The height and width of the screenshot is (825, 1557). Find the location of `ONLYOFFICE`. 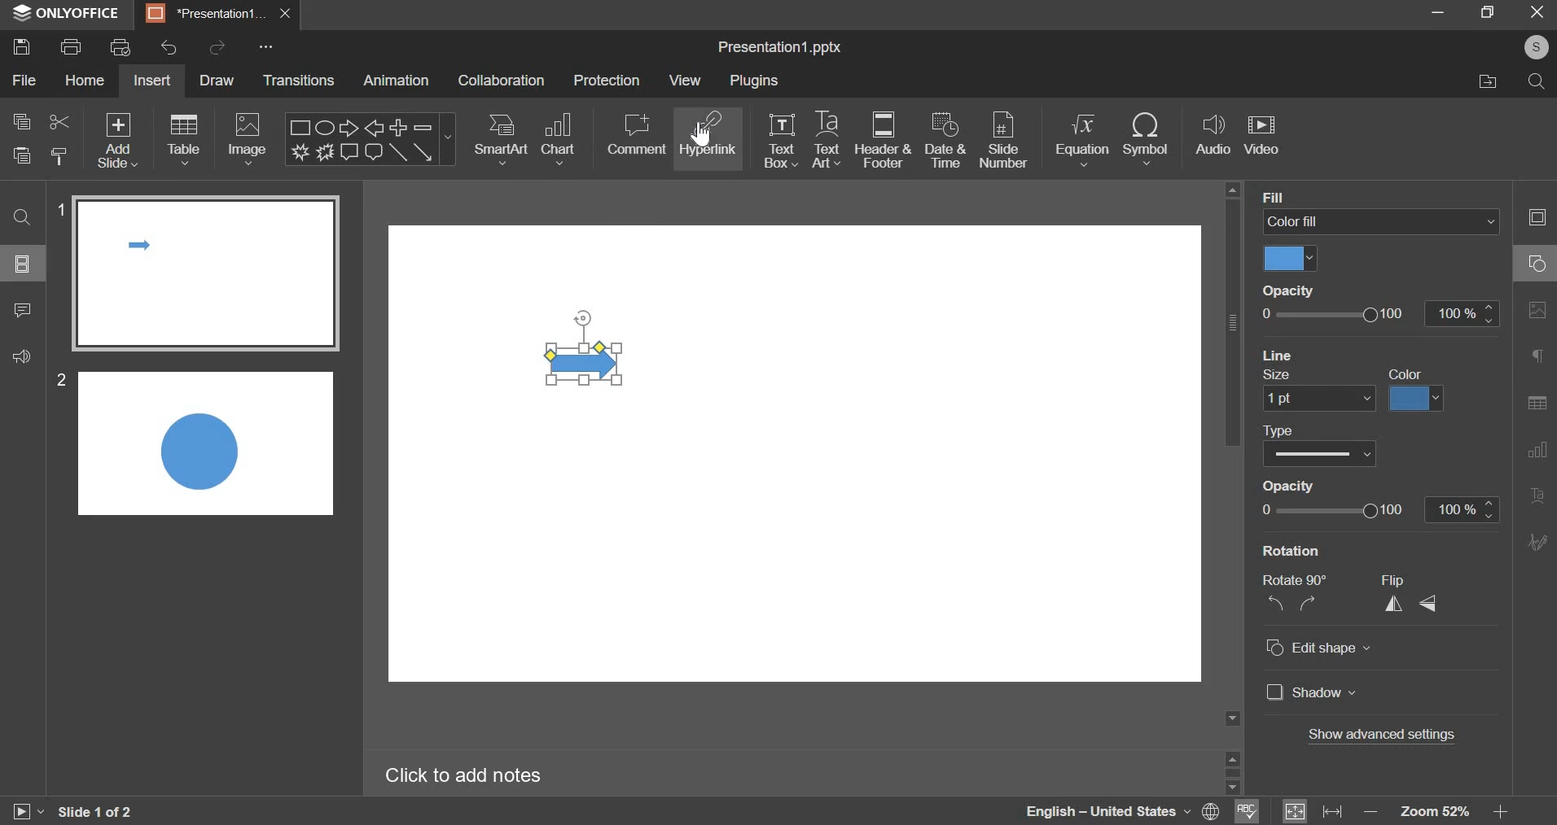

ONLYOFFICE is located at coordinates (64, 15).